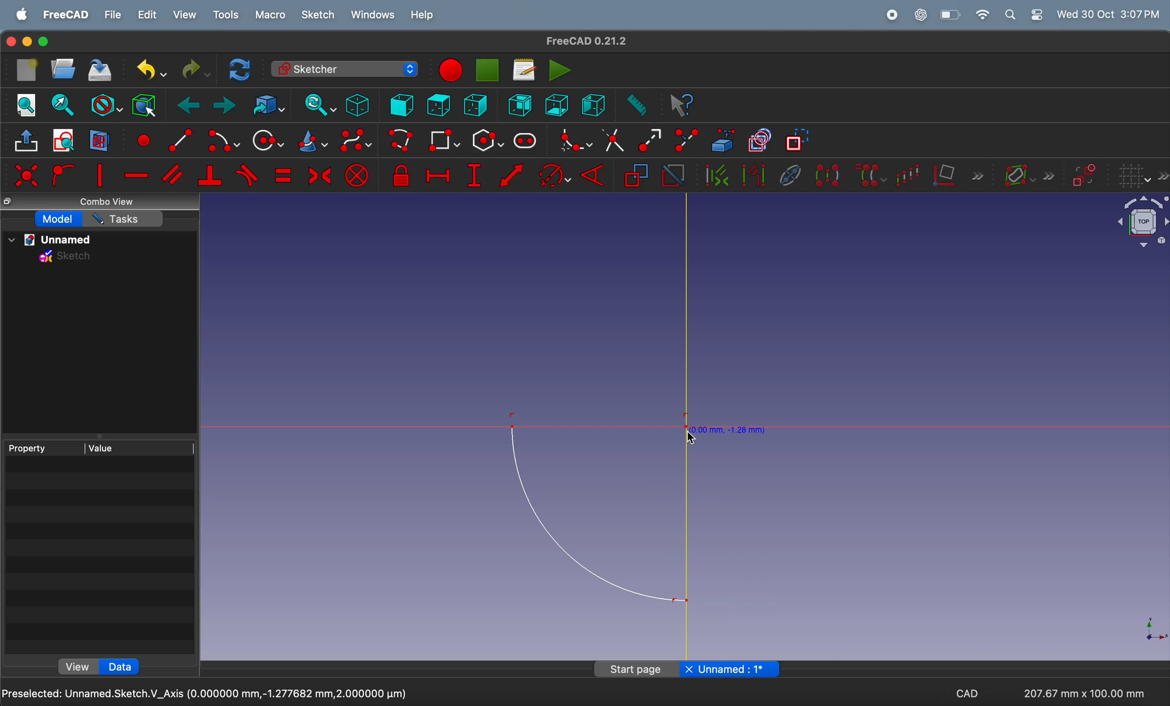 This screenshot has height=706, width=1170. I want to click on create external geometry, so click(724, 140).